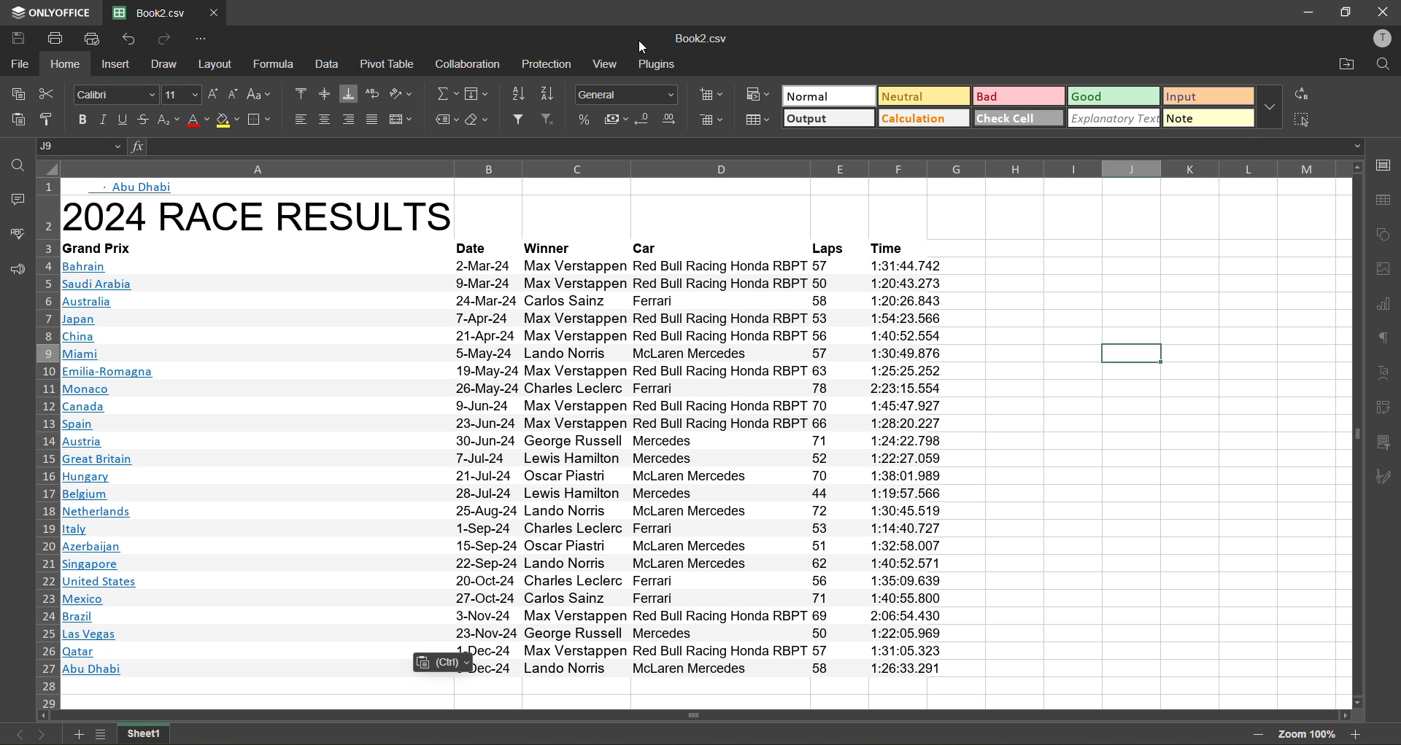 Image resolution: width=1401 pixels, height=745 pixels. What do you see at coordinates (1115, 120) in the screenshot?
I see `explanatory text` at bounding box center [1115, 120].